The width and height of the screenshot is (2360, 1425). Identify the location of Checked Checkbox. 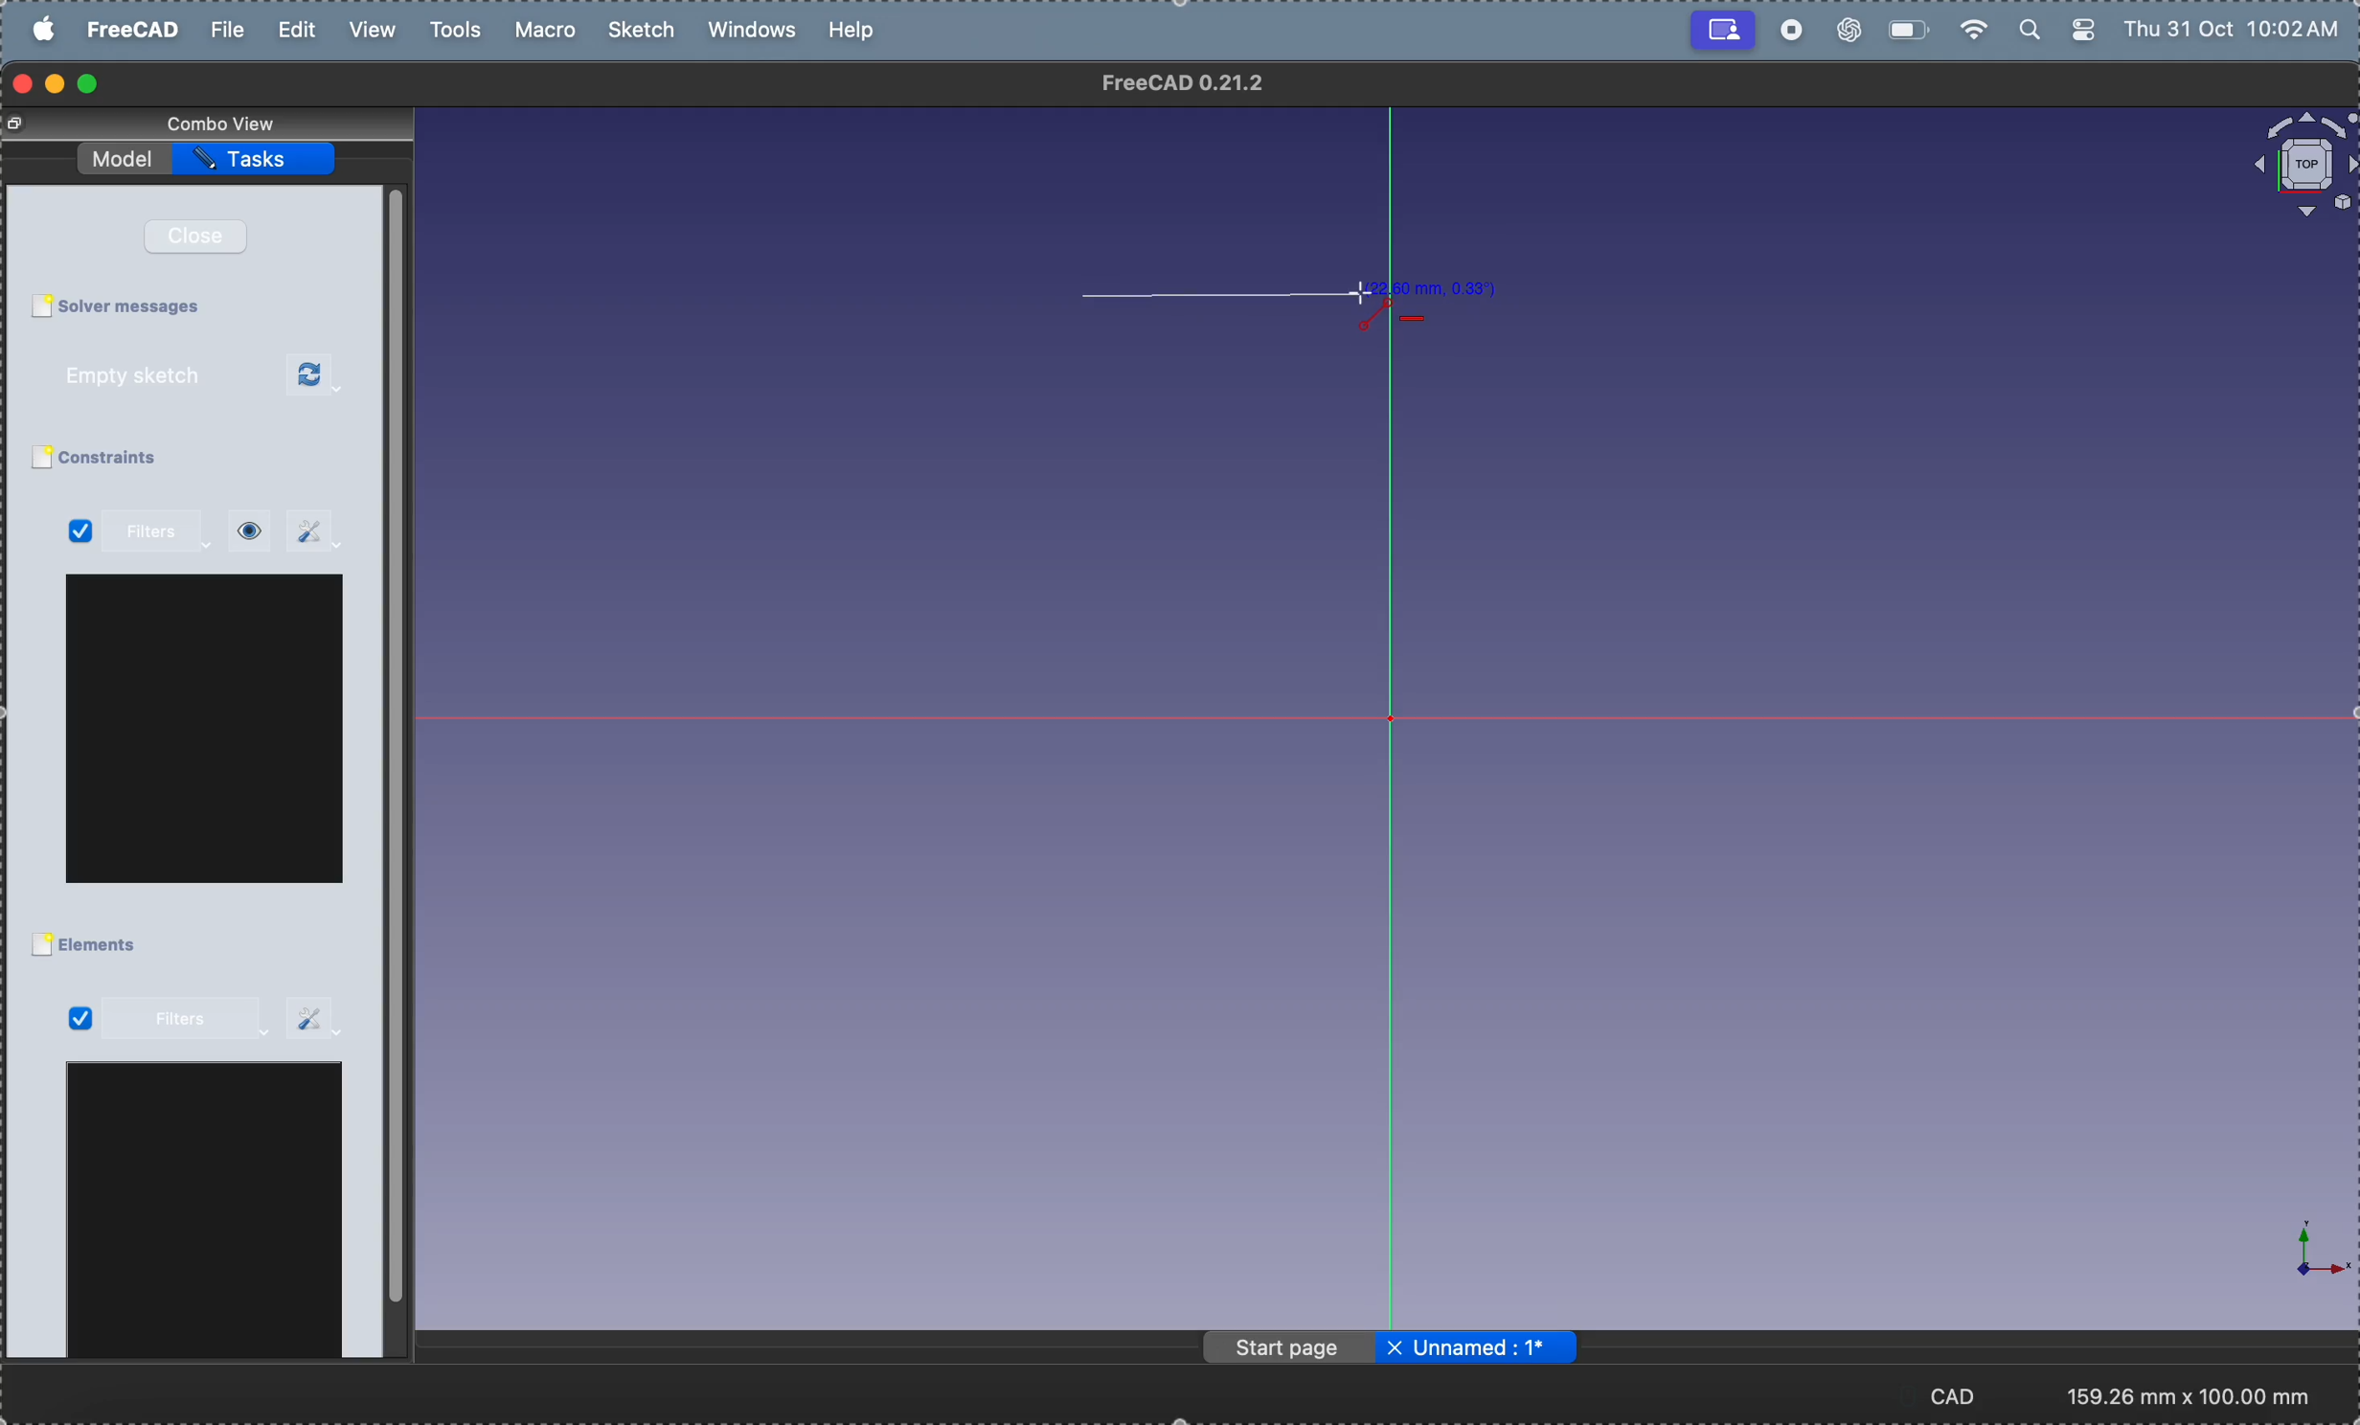
(81, 533).